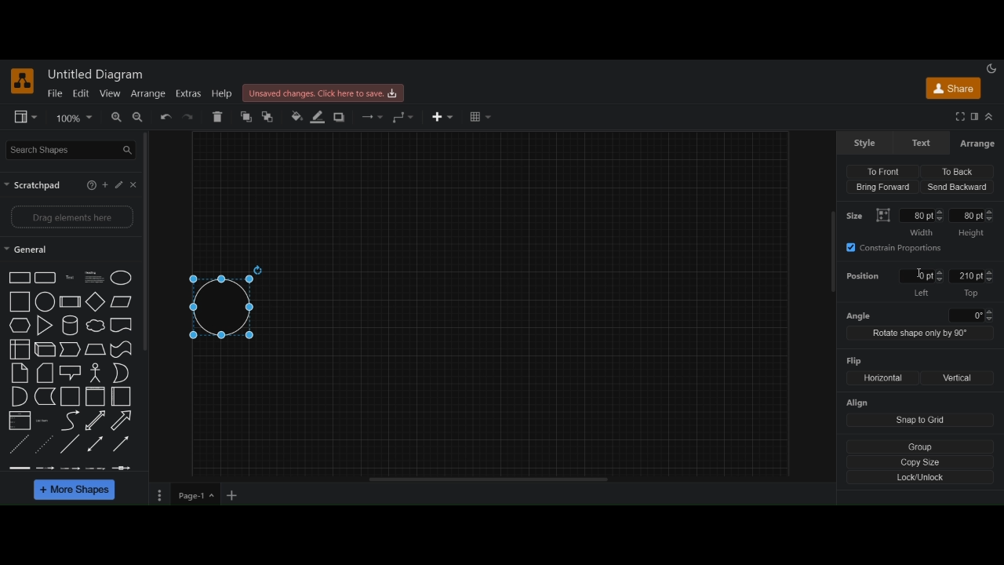 The height and width of the screenshot is (565, 1004). Describe the element at coordinates (96, 421) in the screenshot. I see `tilt arrow` at that location.